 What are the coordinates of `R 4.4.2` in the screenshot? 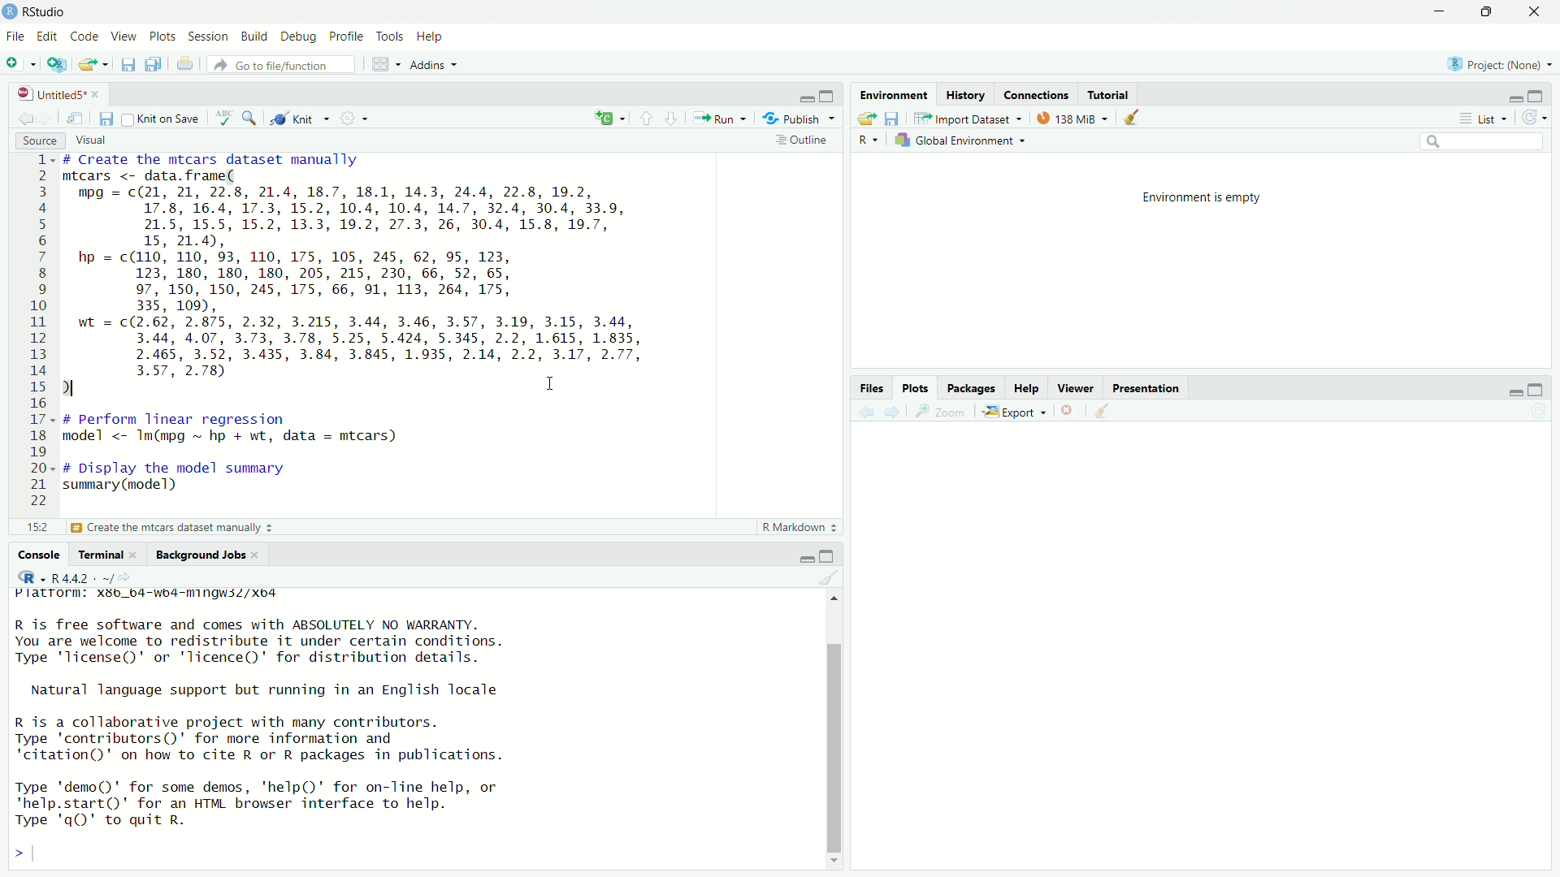 It's located at (62, 577).